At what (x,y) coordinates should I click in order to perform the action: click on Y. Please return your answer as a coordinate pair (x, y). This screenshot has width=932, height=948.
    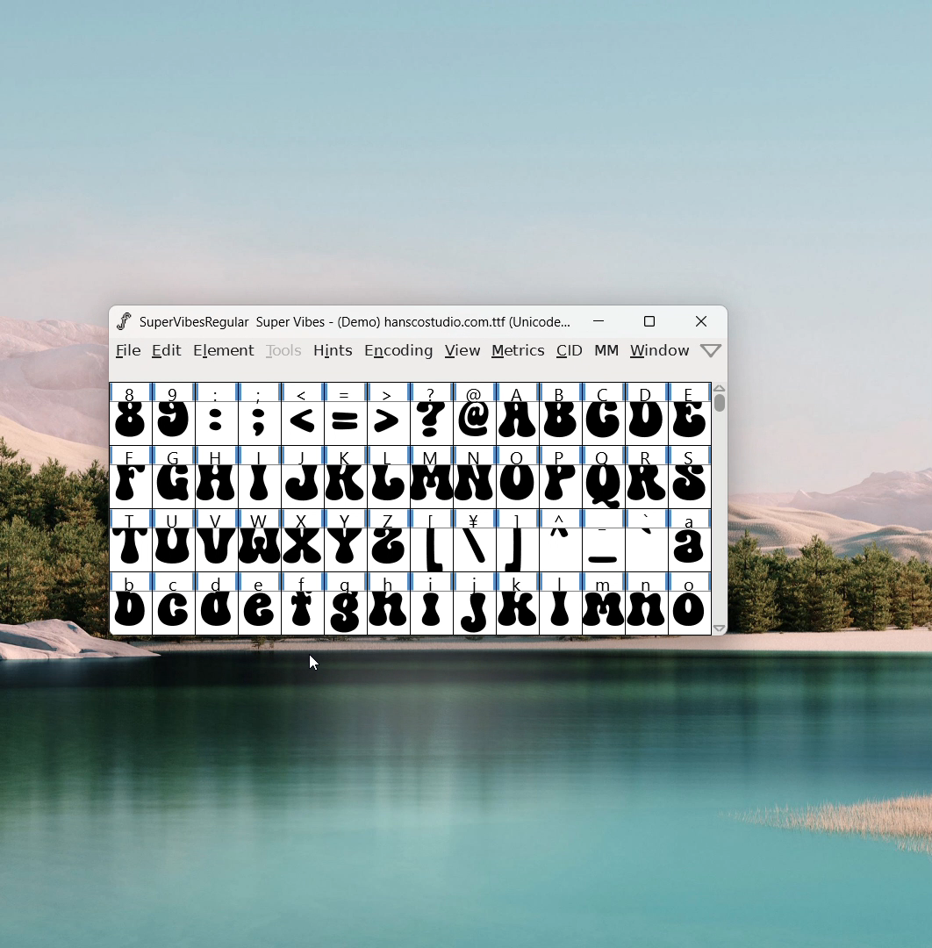
    Looking at the image, I should click on (347, 541).